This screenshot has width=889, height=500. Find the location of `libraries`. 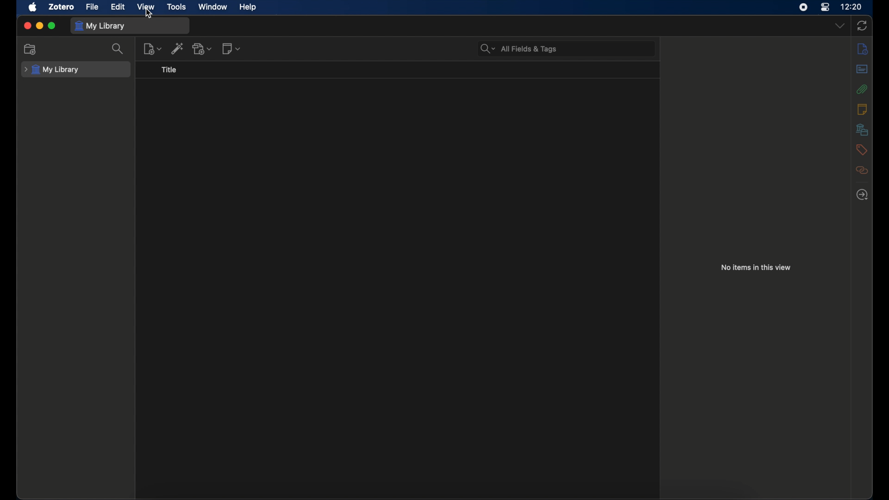

libraries is located at coordinates (862, 130).